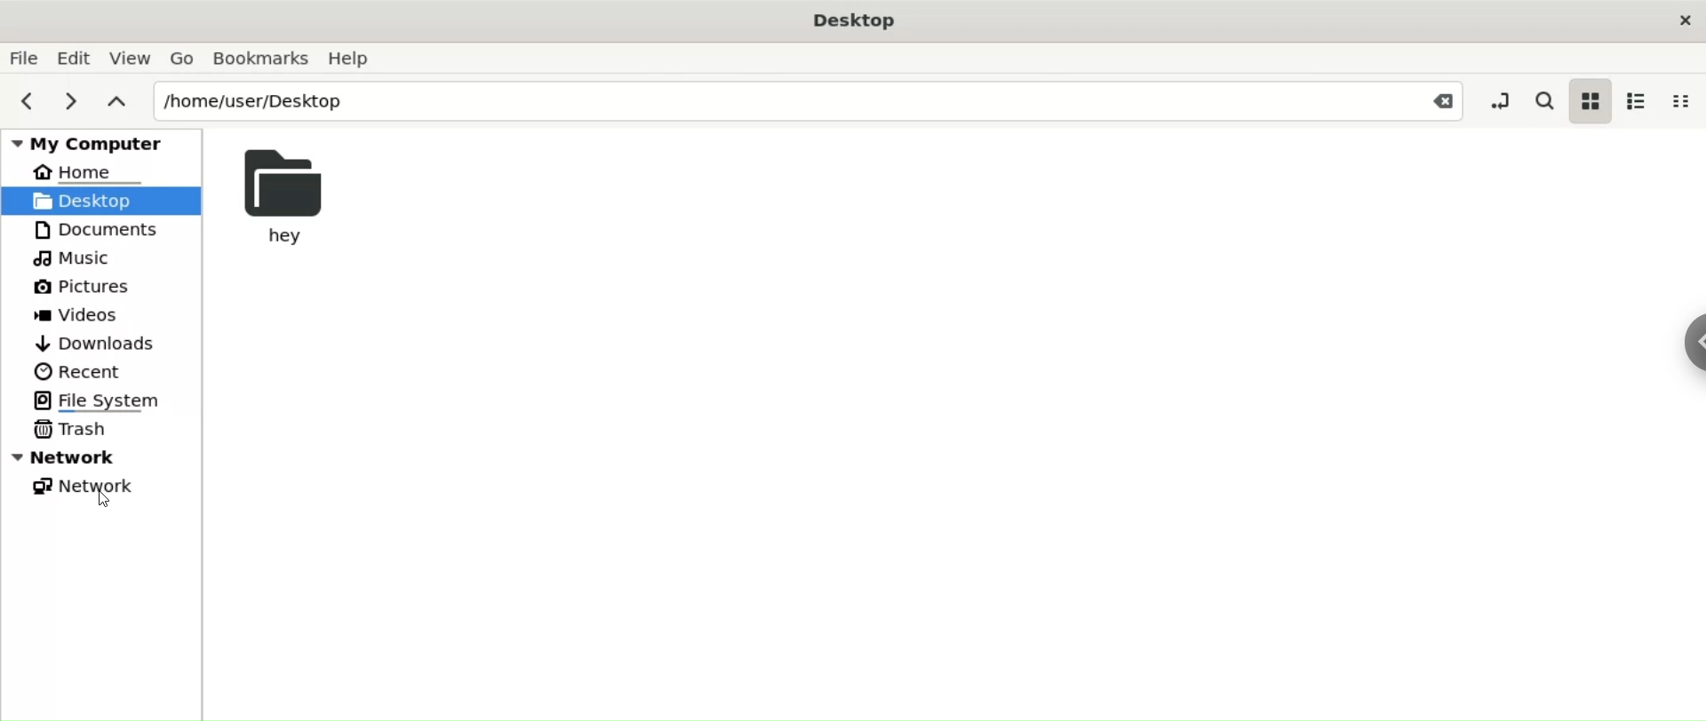 The height and width of the screenshot is (721, 1706). What do you see at coordinates (1671, 18) in the screenshot?
I see `close` at bounding box center [1671, 18].